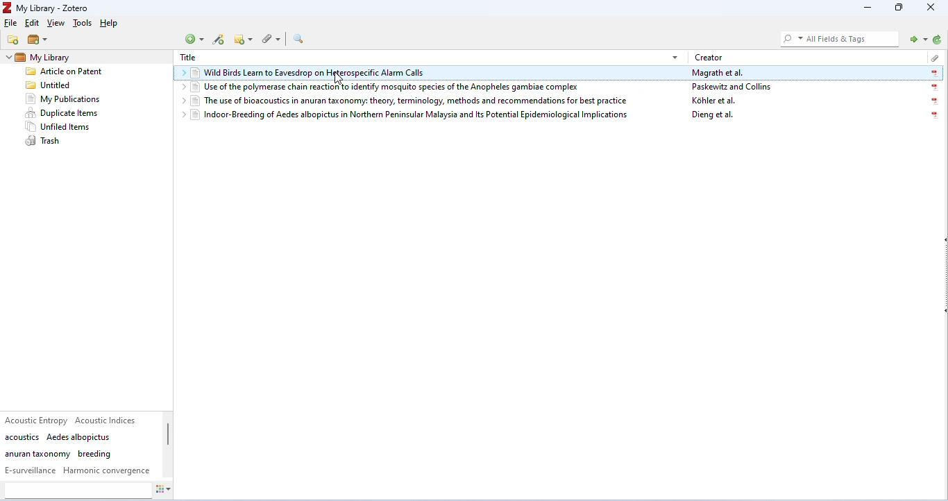 This screenshot has height=501, width=948. Describe the element at coordinates (410, 116) in the screenshot. I see `Indoor-Breeding of Aedes albopictus in Northern Peninsular Malaysia and Its Potential Epidemiological Implications` at that location.